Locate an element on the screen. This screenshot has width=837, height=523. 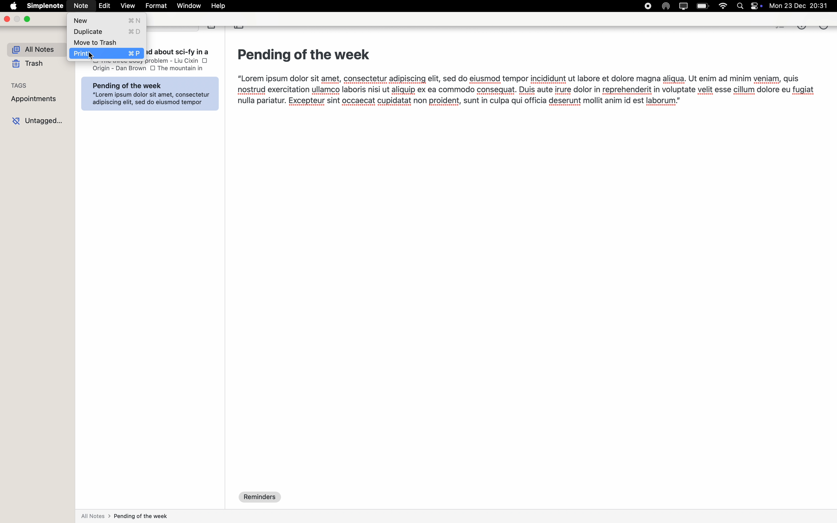
help is located at coordinates (220, 6).